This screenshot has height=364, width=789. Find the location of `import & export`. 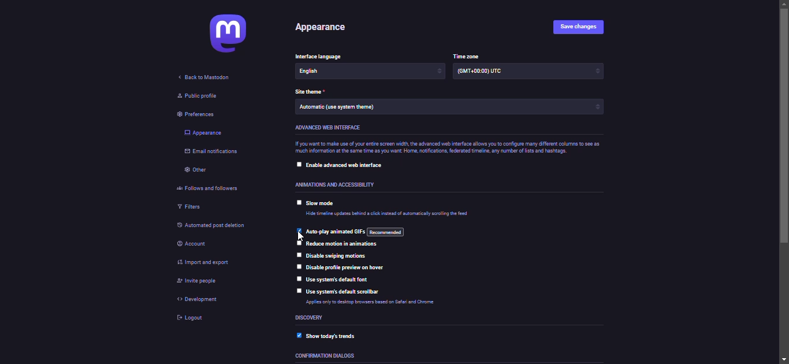

import & export is located at coordinates (211, 263).